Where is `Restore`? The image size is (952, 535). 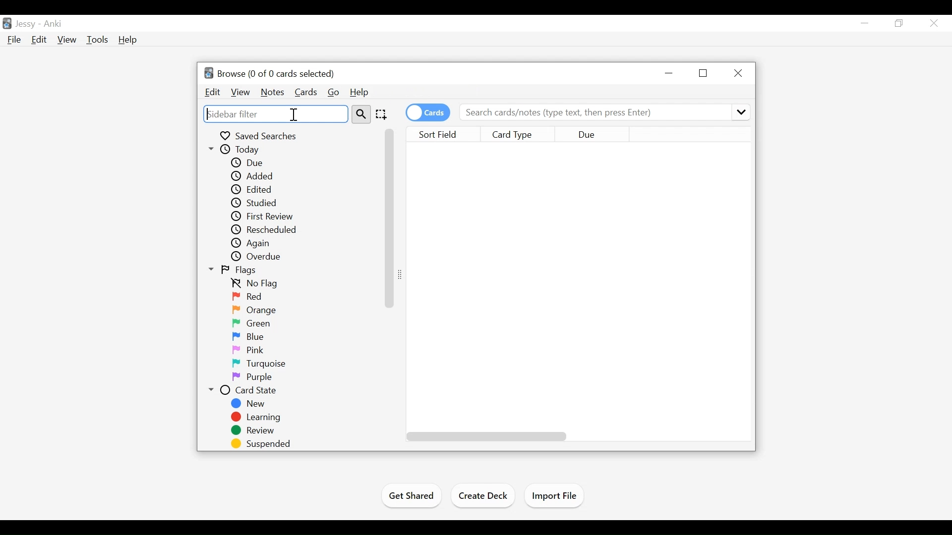 Restore is located at coordinates (899, 24).